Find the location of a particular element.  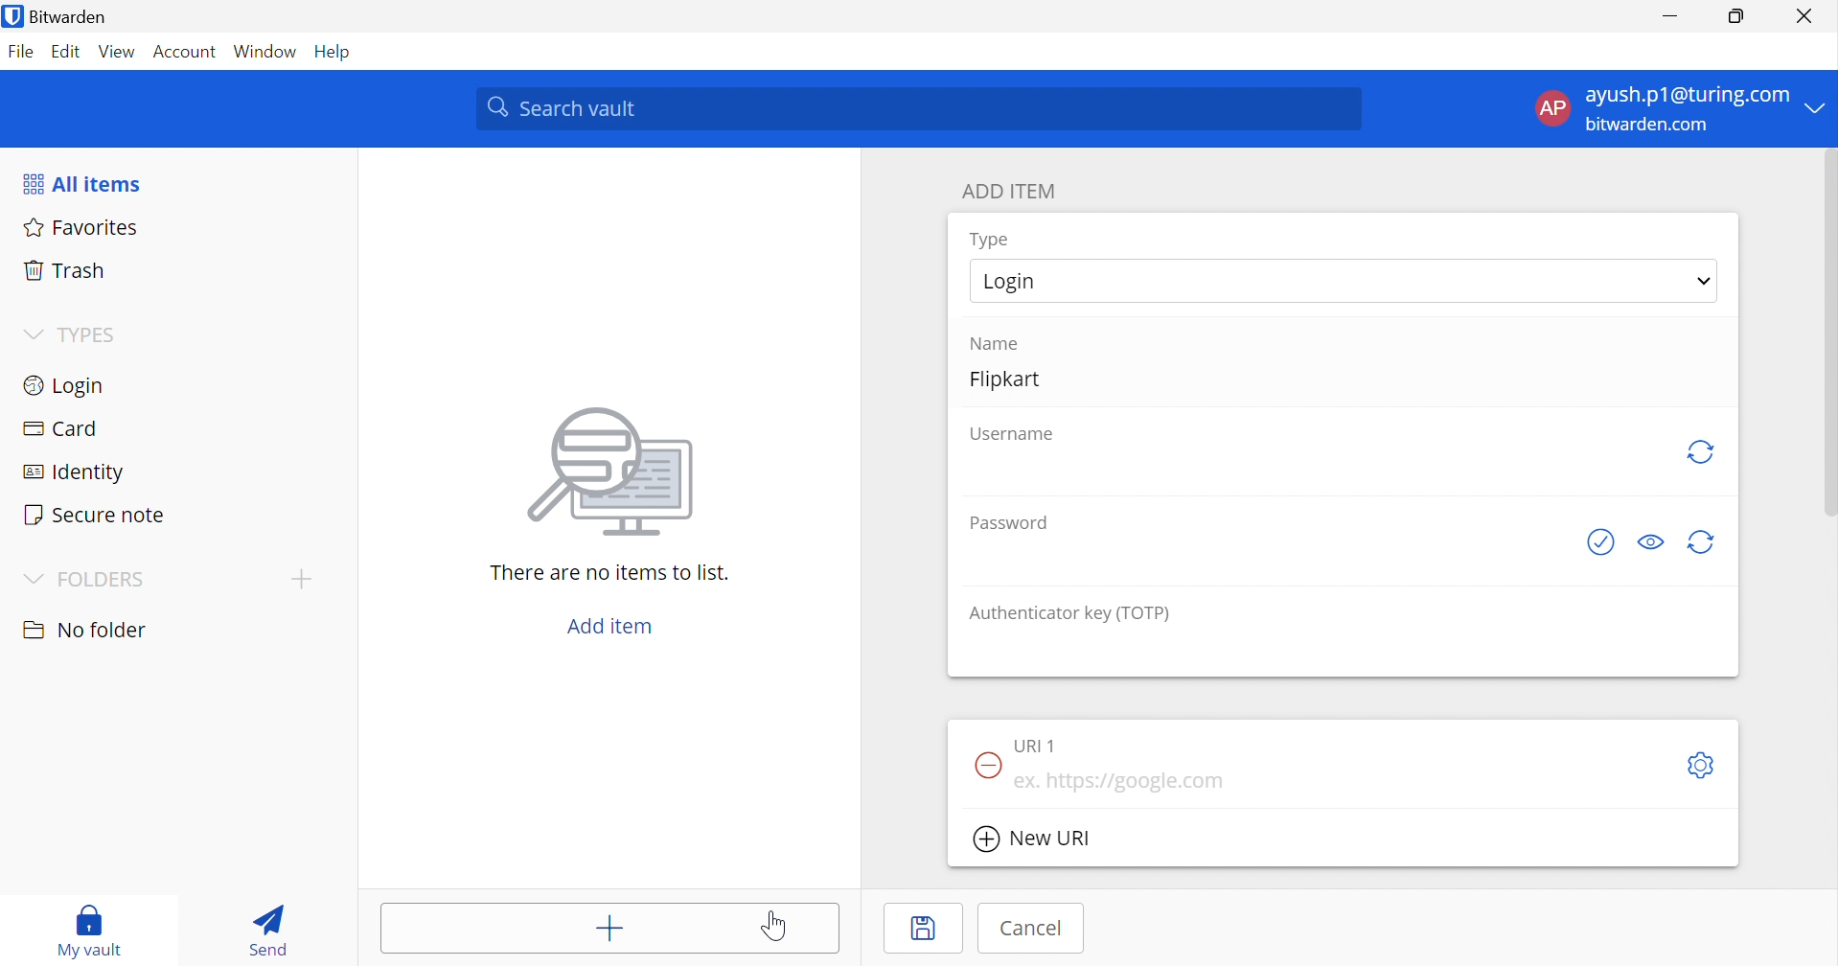

Card is located at coordinates (64, 429).